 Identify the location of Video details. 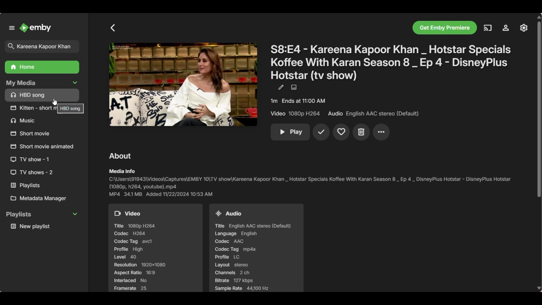
(155, 248).